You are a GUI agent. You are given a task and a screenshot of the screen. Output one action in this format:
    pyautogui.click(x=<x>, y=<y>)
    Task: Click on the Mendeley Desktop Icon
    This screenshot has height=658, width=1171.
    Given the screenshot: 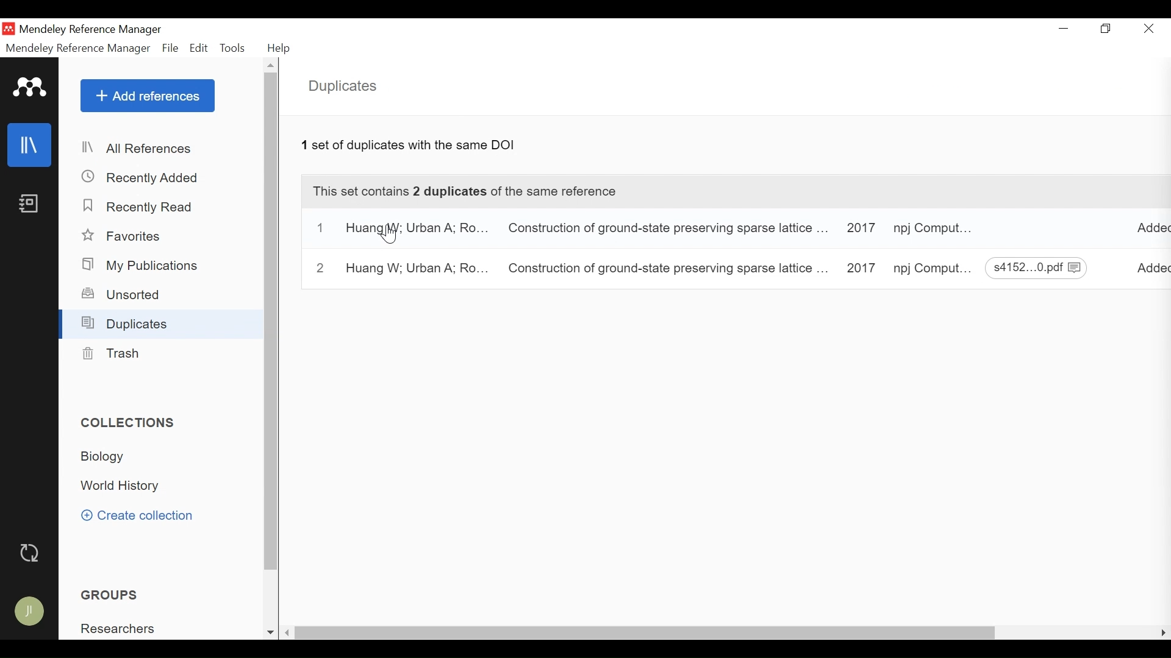 What is the action you would take?
    pyautogui.click(x=9, y=28)
    